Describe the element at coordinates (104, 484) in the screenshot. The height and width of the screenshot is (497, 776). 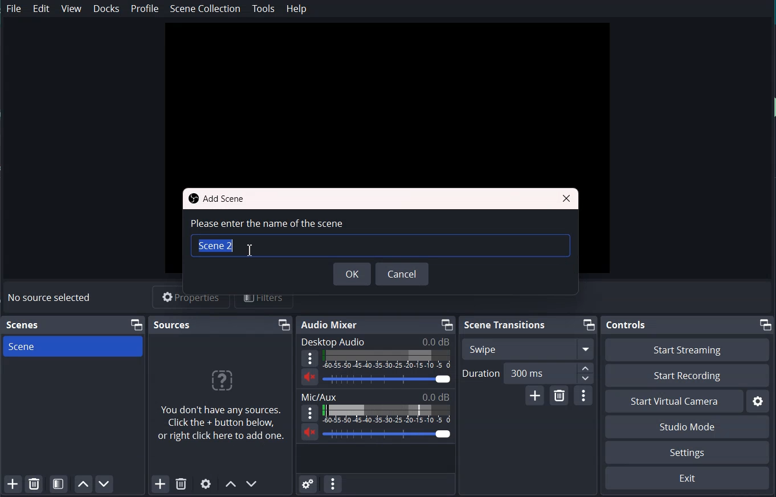
I see `Move Scene Down` at that location.